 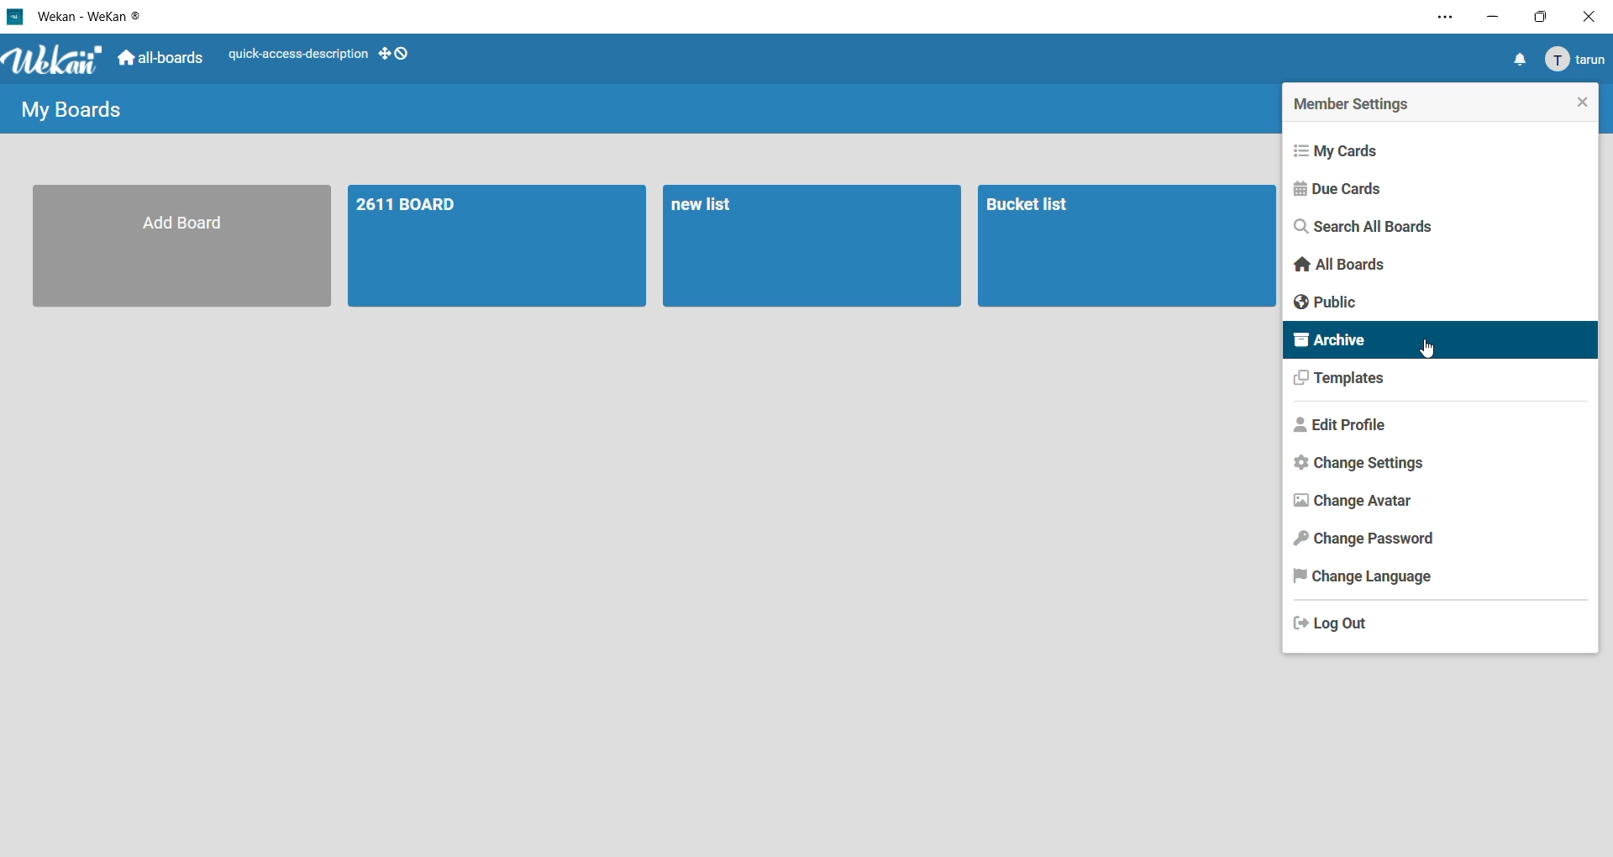 I want to click on 2611 board, so click(x=497, y=244).